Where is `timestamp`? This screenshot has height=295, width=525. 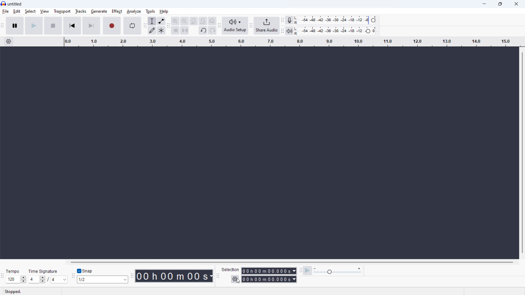 timestamp is located at coordinates (174, 276).